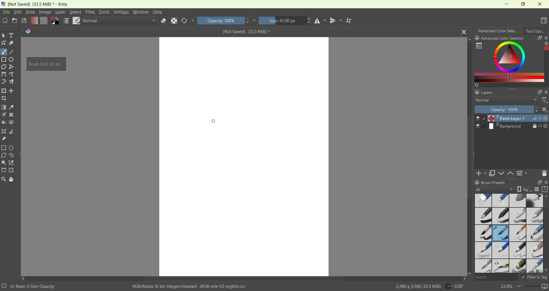 Image resolution: width=549 pixels, height=291 pixels. What do you see at coordinates (544, 21) in the screenshot?
I see `choose workspace` at bounding box center [544, 21].